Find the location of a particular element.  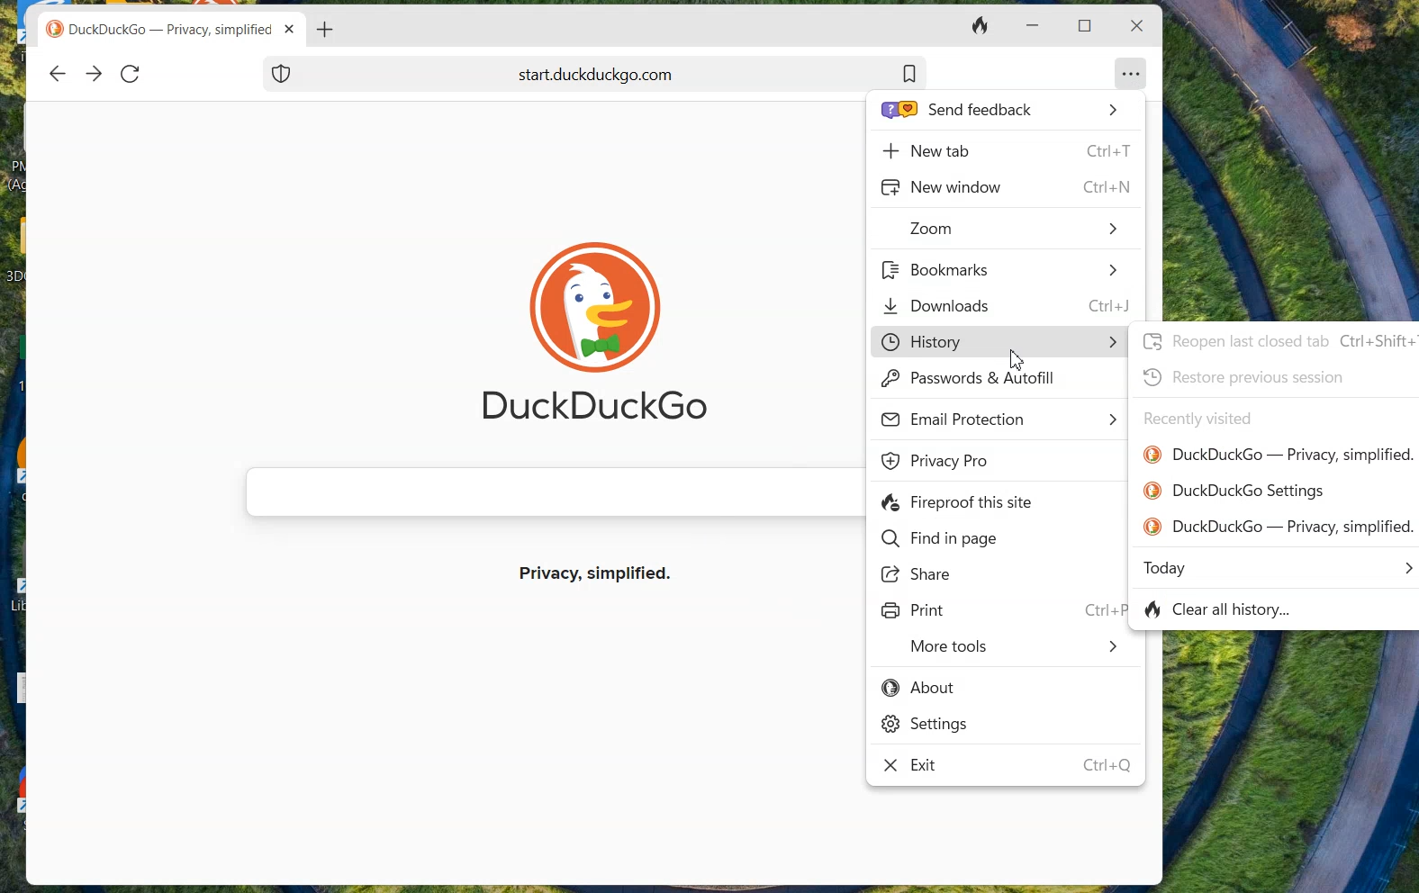

DuckDuckGo - privacy, simplified. is located at coordinates (1279, 455).